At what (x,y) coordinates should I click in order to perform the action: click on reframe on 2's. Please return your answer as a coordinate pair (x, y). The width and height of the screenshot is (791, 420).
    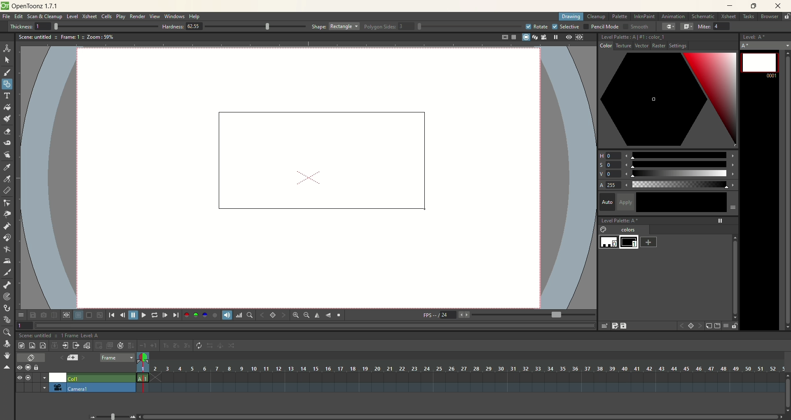
    Looking at the image, I should click on (177, 346).